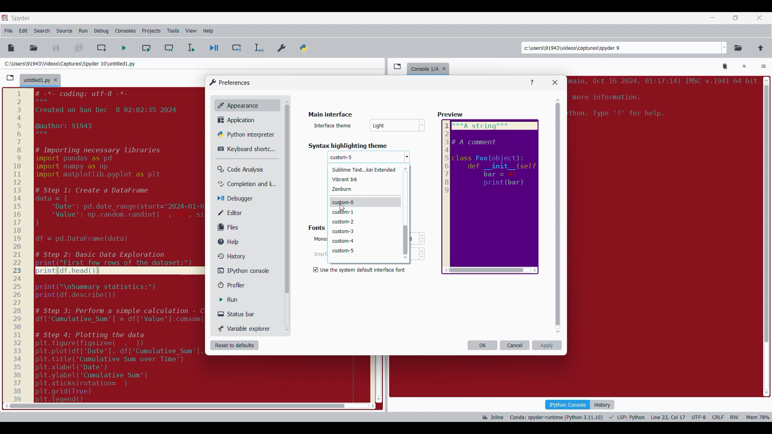  Describe the element at coordinates (121, 244) in the screenshot. I see `code` at that location.